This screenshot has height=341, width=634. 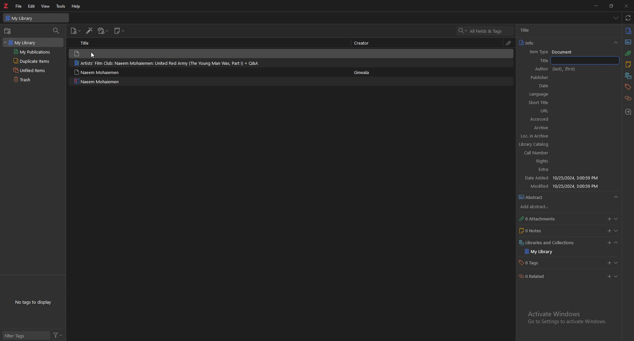 I want to click on 0 Related, so click(x=533, y=275).